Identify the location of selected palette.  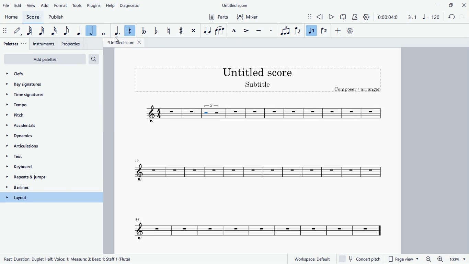
(52, 197).